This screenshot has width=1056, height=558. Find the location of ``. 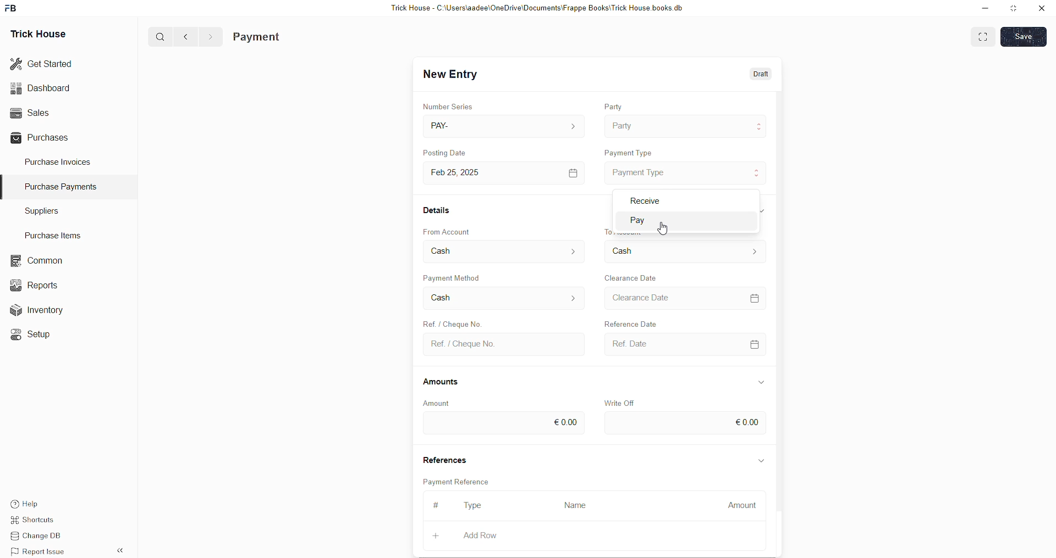

 is located at coordinates (762, 382).